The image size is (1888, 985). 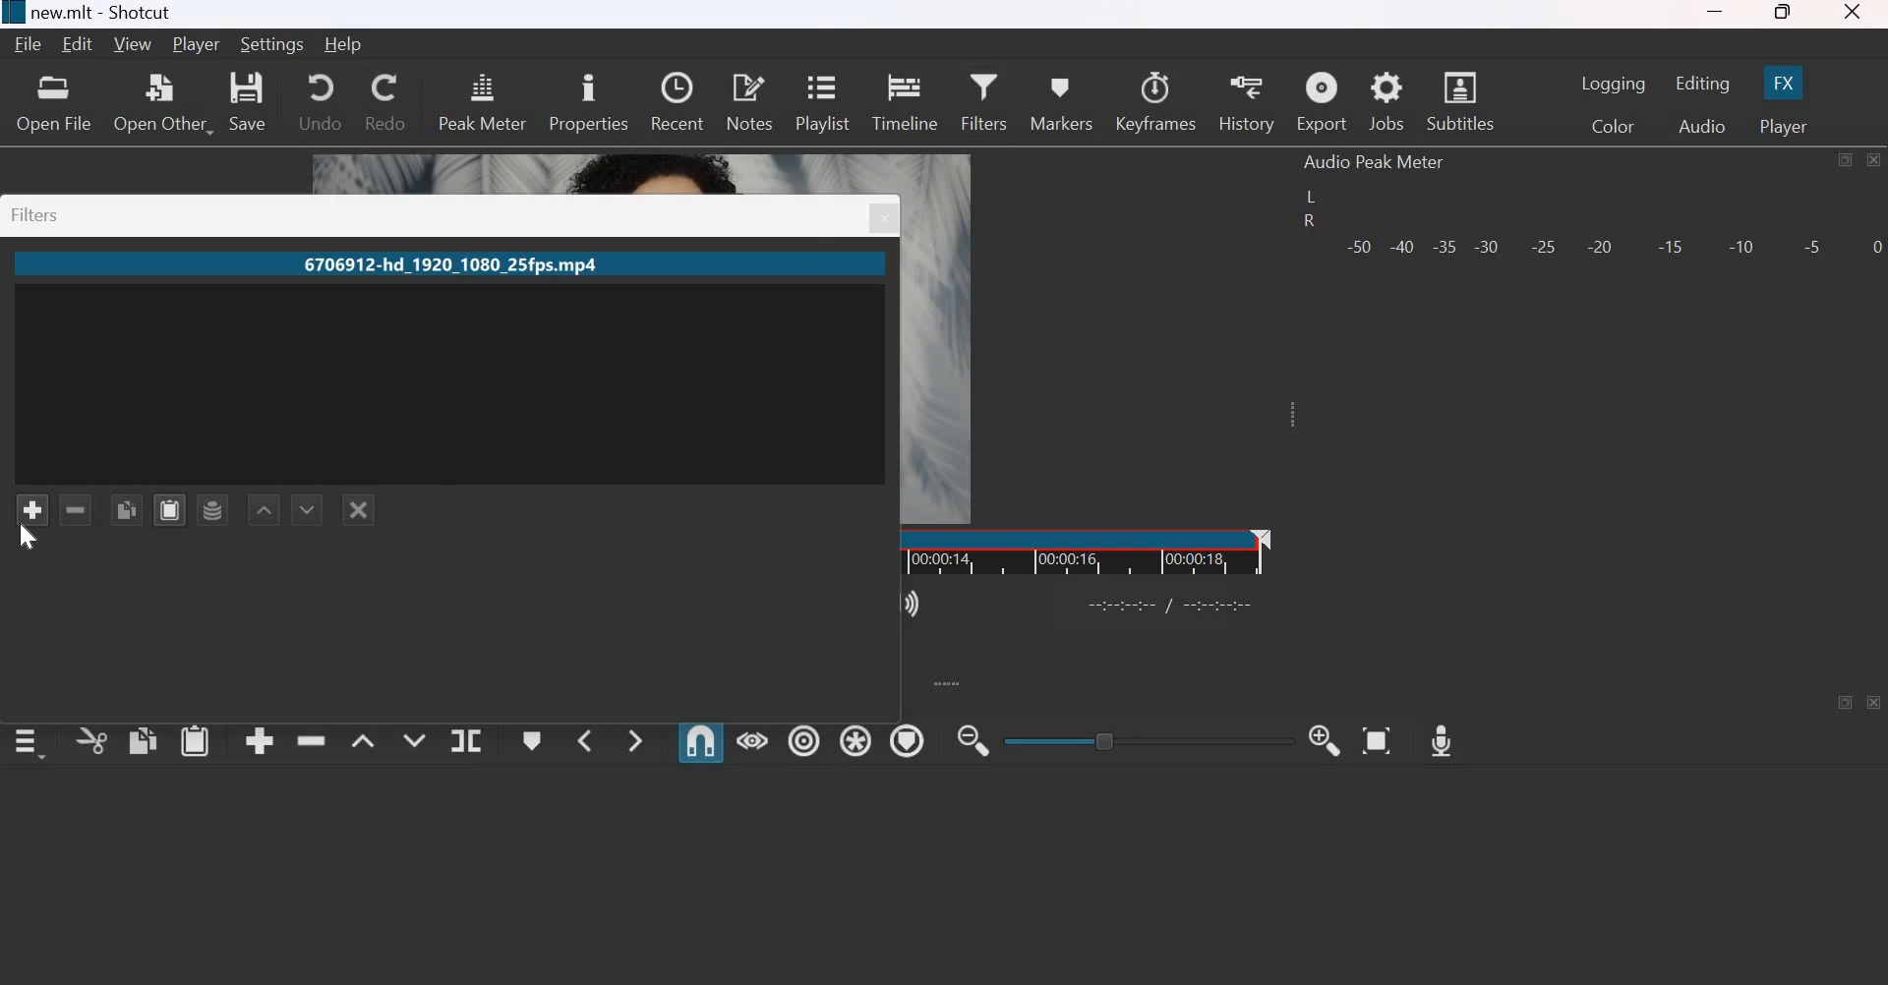 What do you see at coordinates (946, 682) in the screenshot?
I see `expand` at bounding box center [946, 682].